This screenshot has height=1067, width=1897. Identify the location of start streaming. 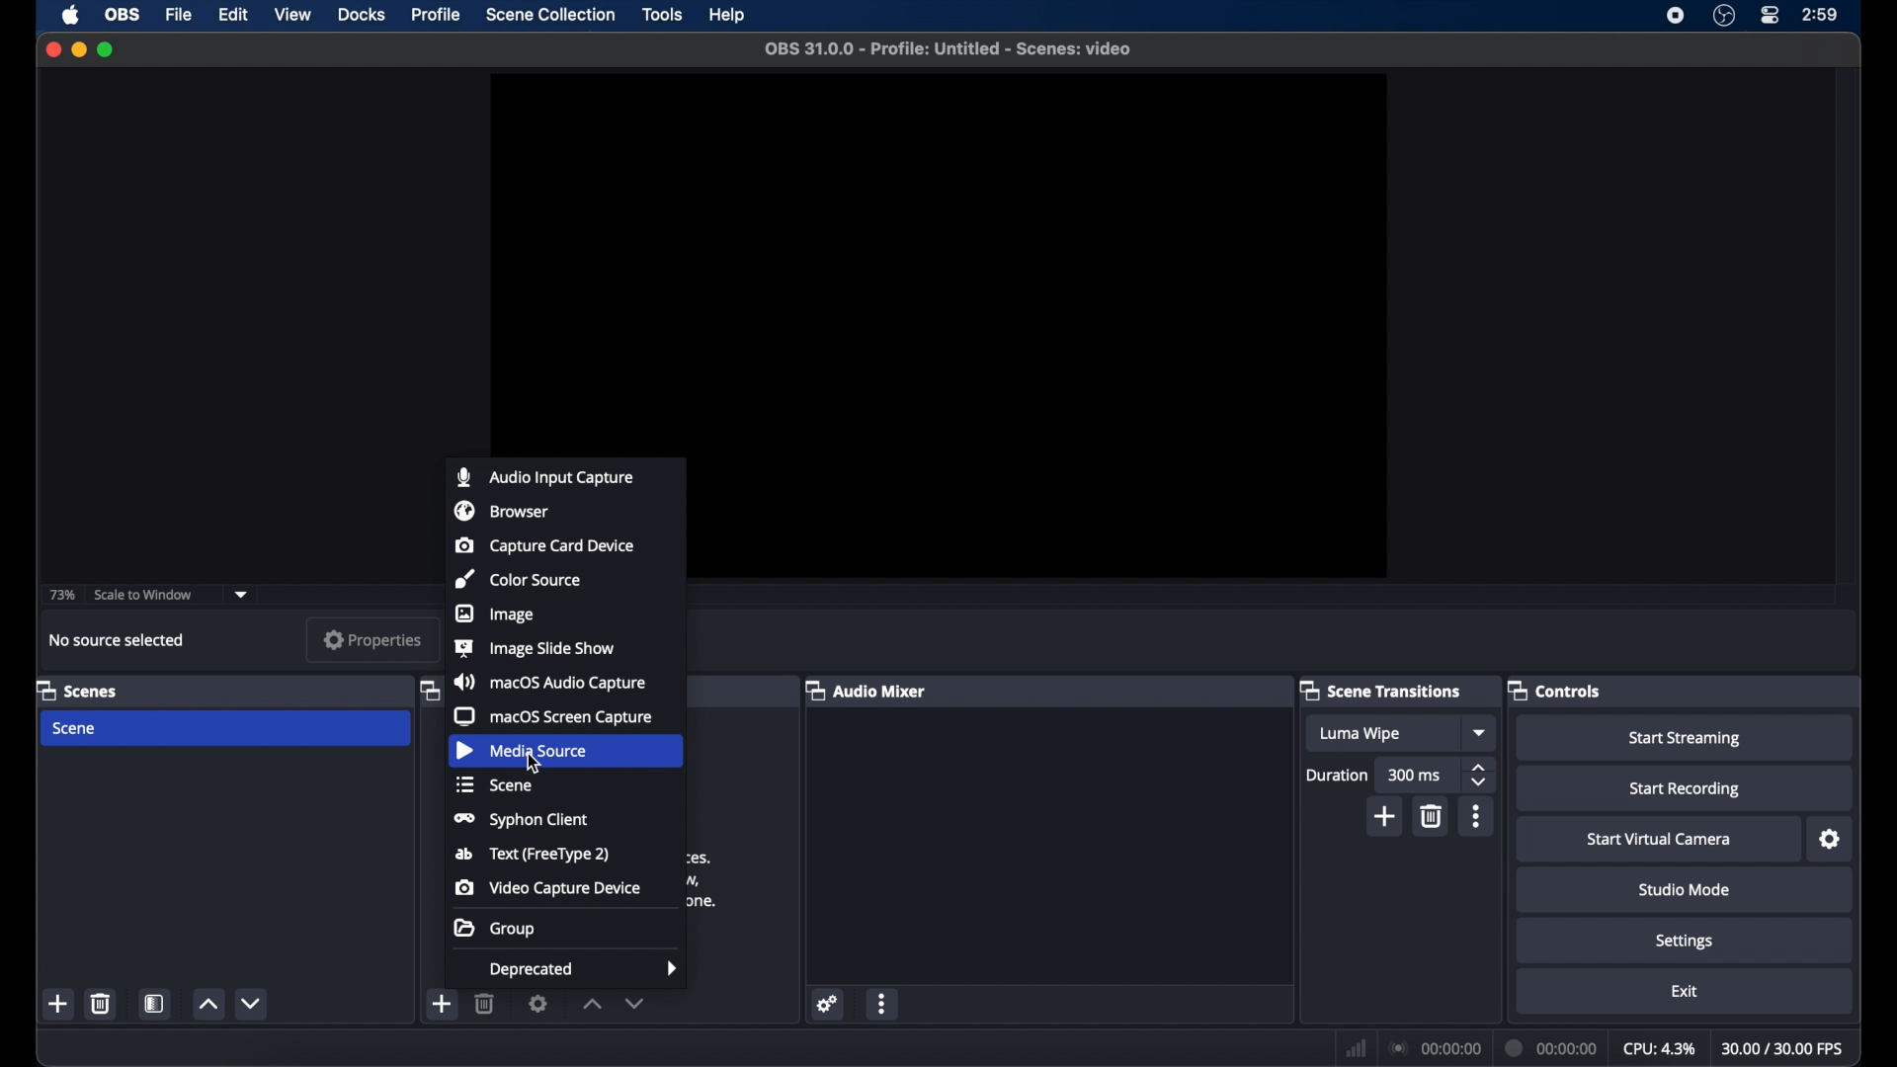
(1686, 738).